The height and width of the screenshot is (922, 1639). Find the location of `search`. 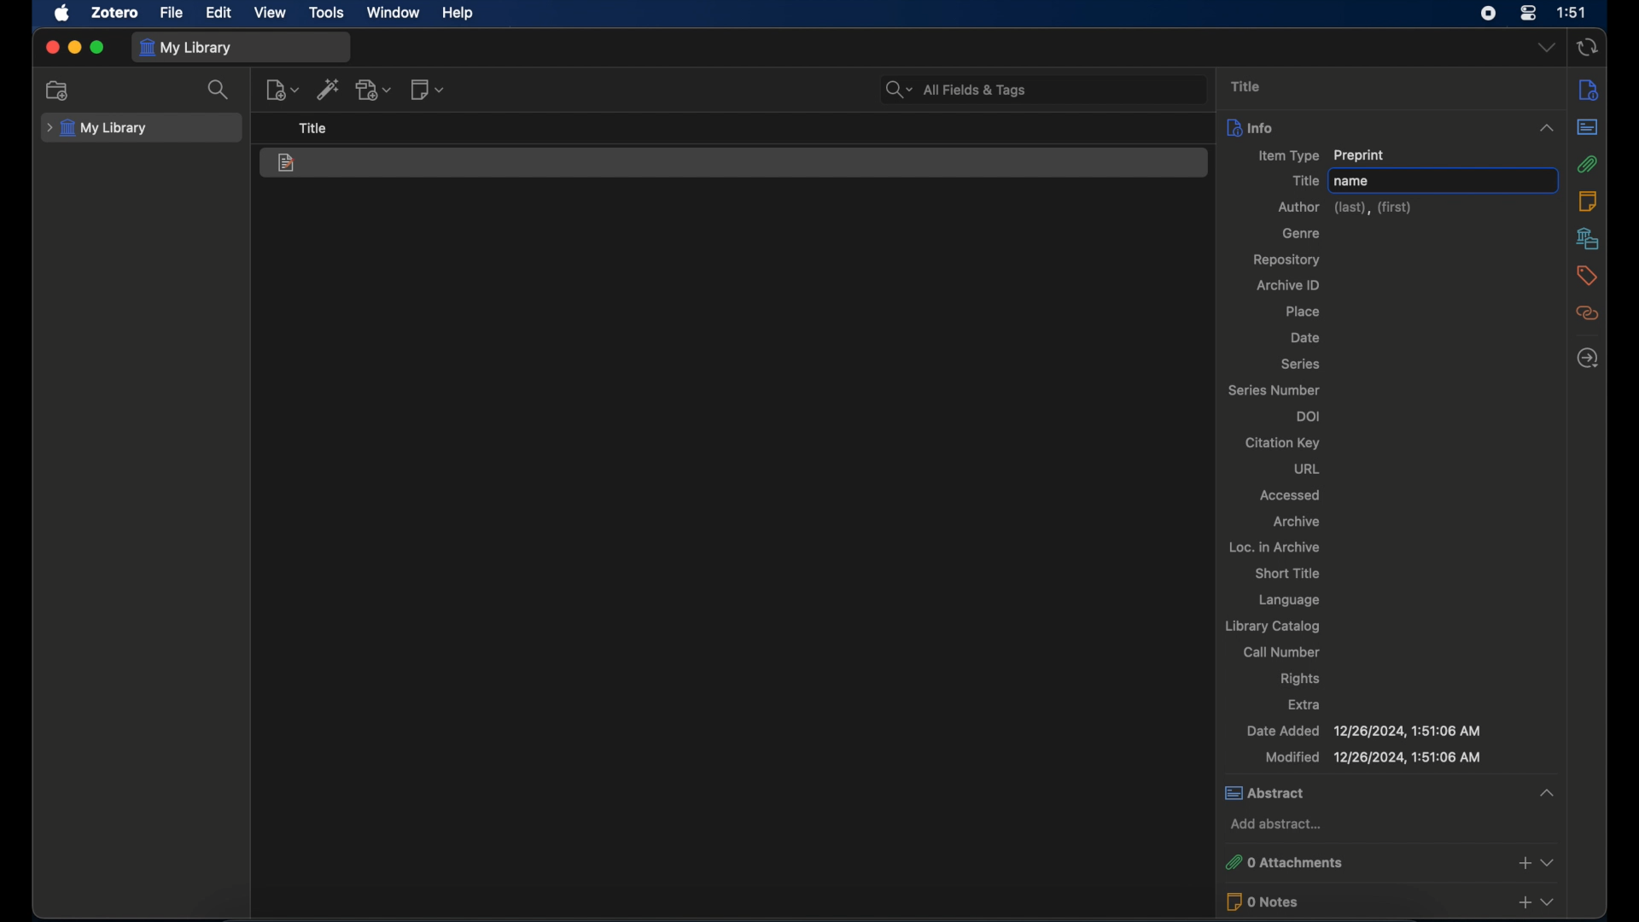

search is located at coordinates (219, 89).